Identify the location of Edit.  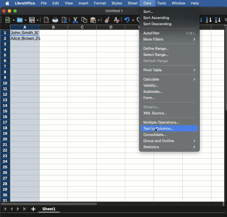
(56, 3).